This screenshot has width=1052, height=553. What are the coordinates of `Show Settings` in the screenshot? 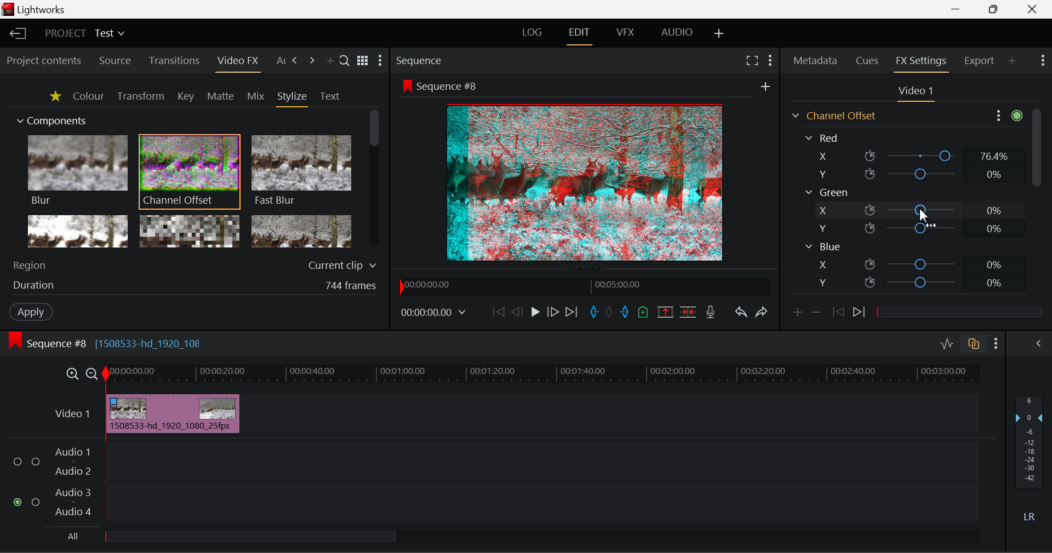 It's located at (1007, 116).